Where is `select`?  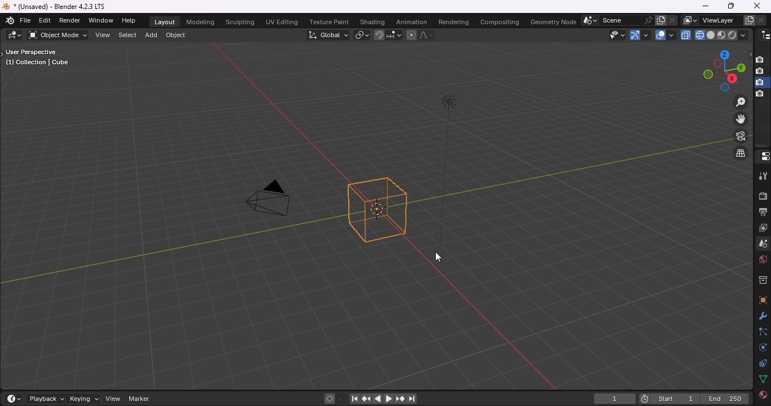 select is located at coordinates (128, 36).